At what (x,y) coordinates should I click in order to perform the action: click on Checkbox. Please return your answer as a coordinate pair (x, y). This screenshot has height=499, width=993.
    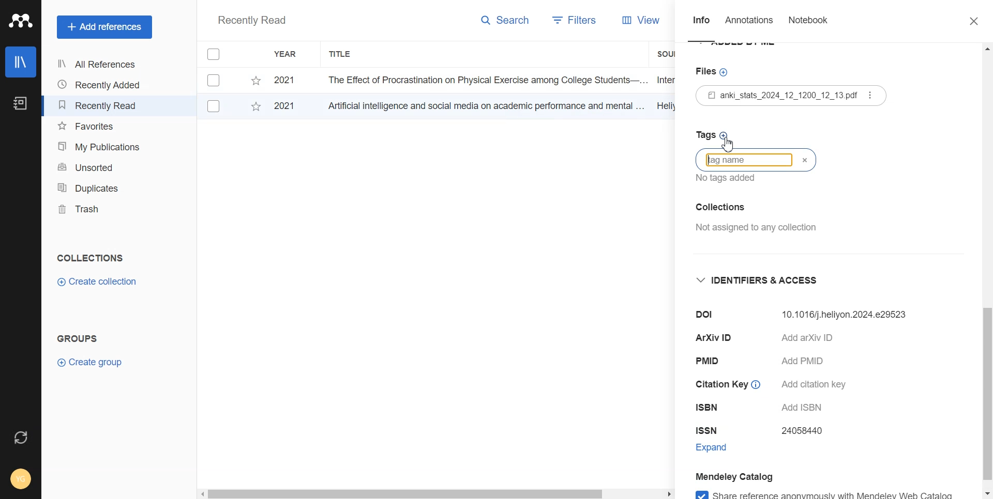
    Looking at the image, I should click on (214, 106).